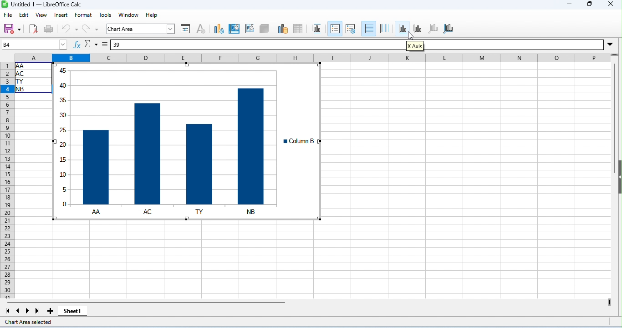  Describe the element at coordinates (449, 29) in the screenshot. I see `all axis` at that location.